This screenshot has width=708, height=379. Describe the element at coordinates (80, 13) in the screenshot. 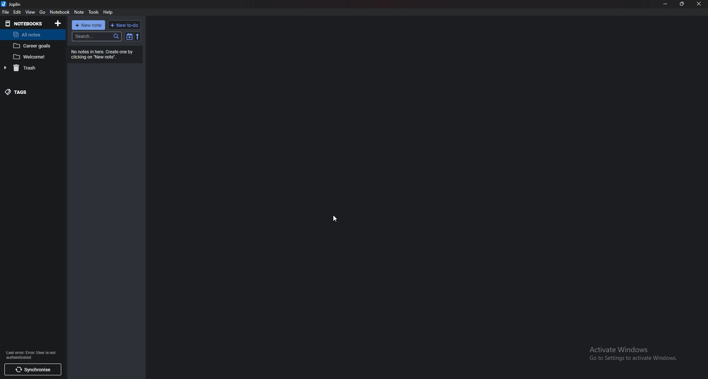

I see `note` at that location.